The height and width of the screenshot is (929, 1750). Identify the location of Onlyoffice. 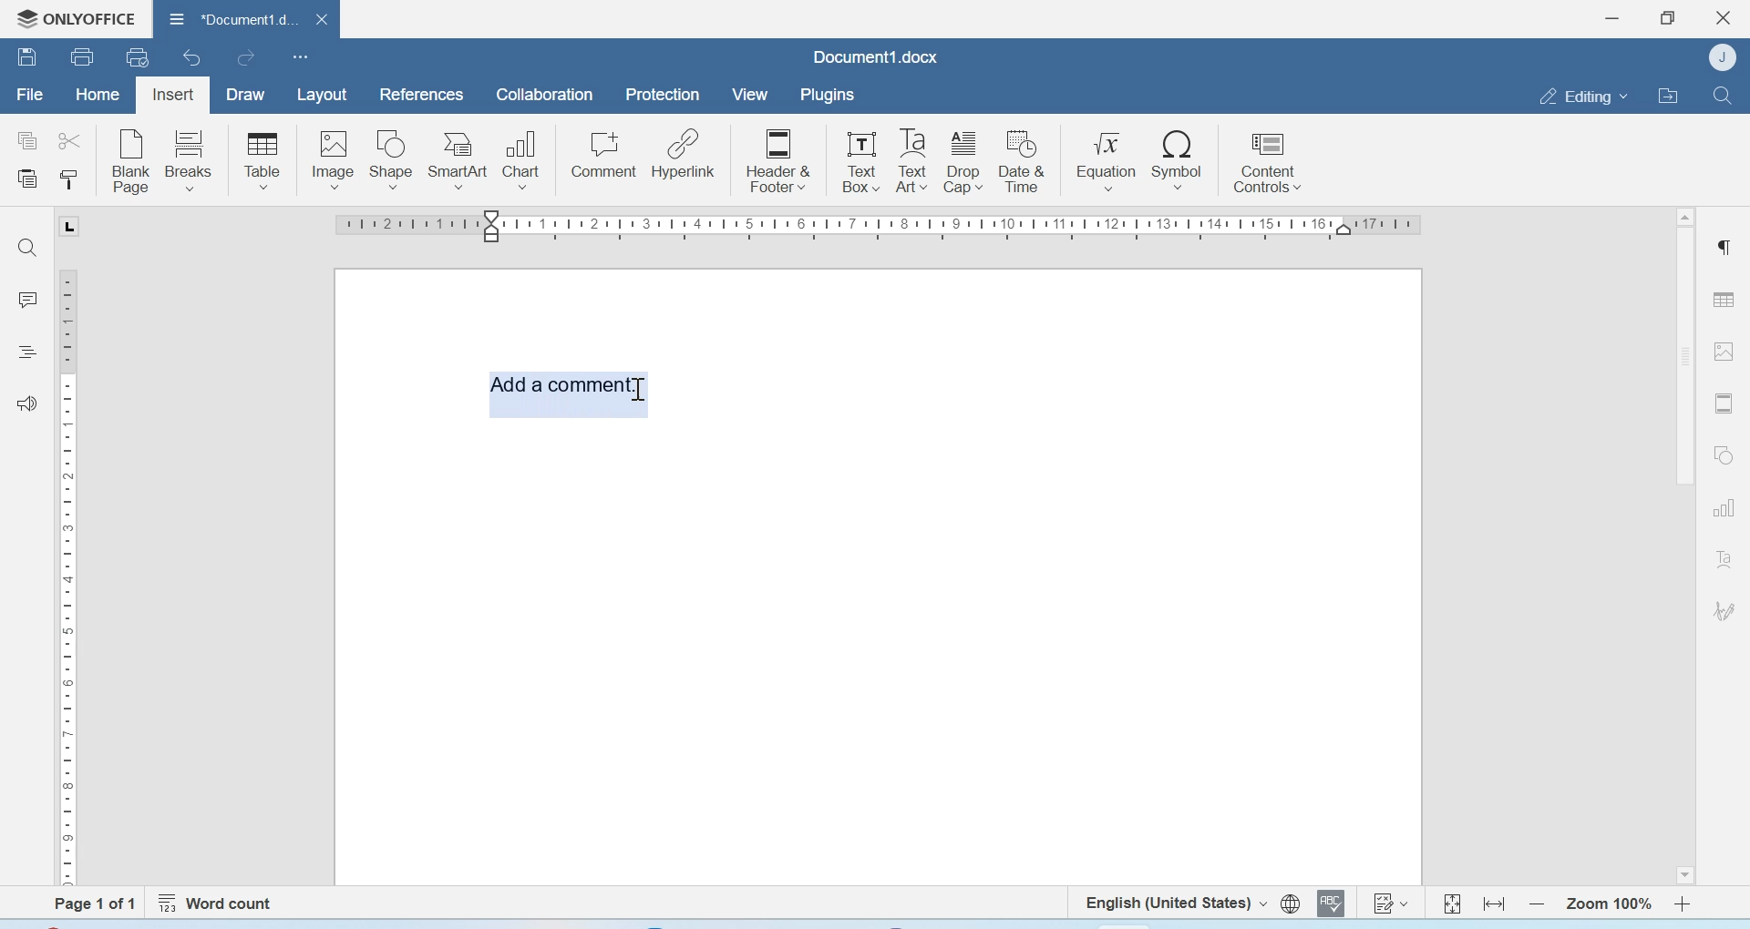
(70, 19).